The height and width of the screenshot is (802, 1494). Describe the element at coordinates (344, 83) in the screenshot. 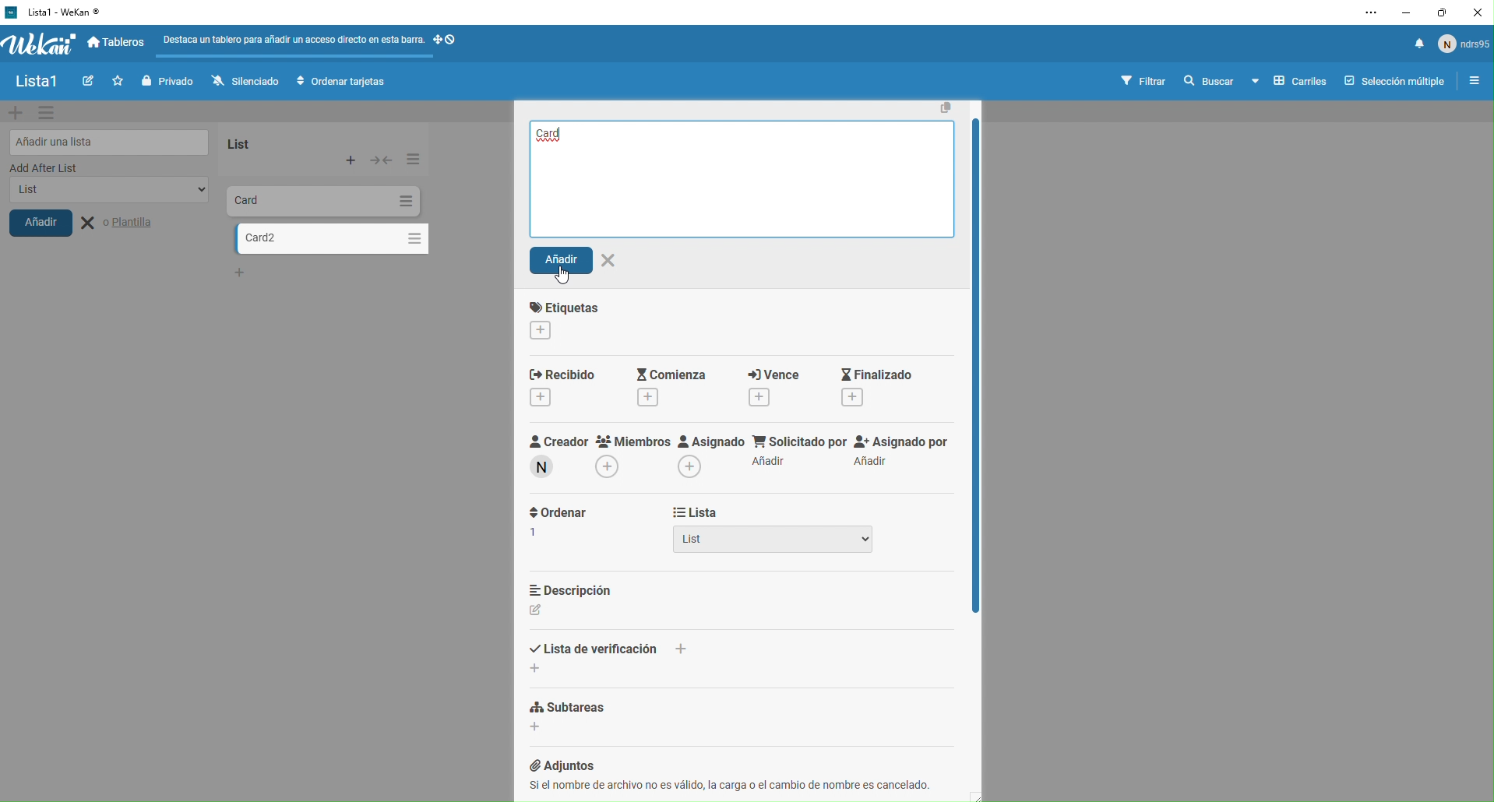

I see `ordenar tarjetas` at that location.